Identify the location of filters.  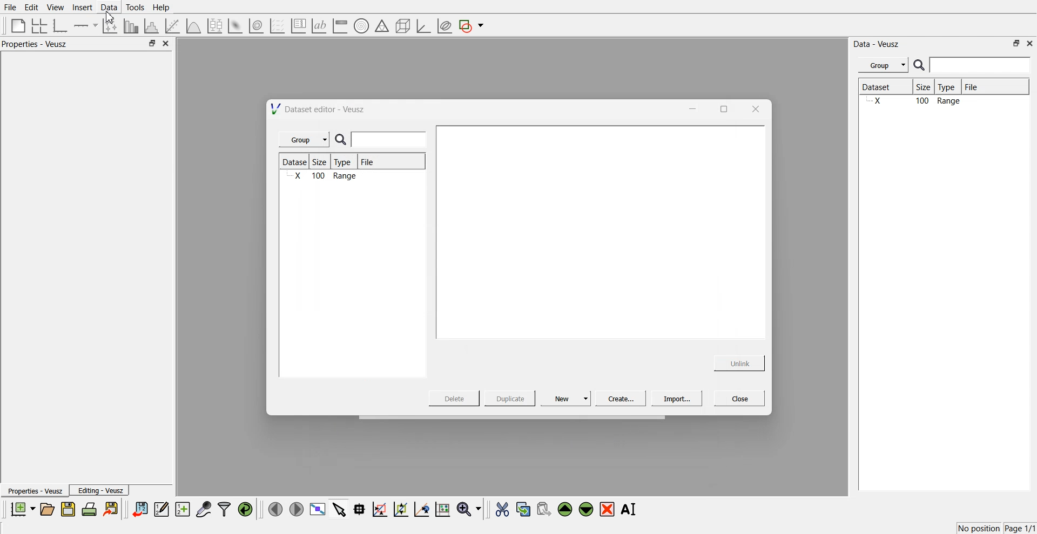
(223, 509).